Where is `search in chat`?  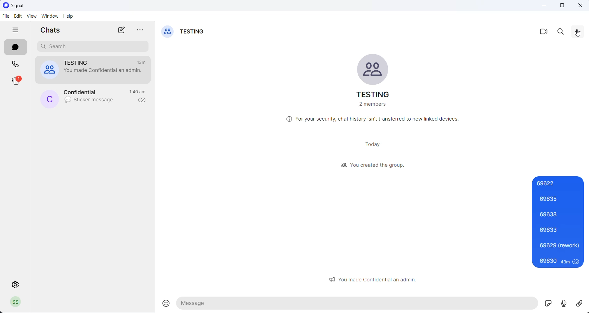 search in chat is located at coordinates (562, 33).